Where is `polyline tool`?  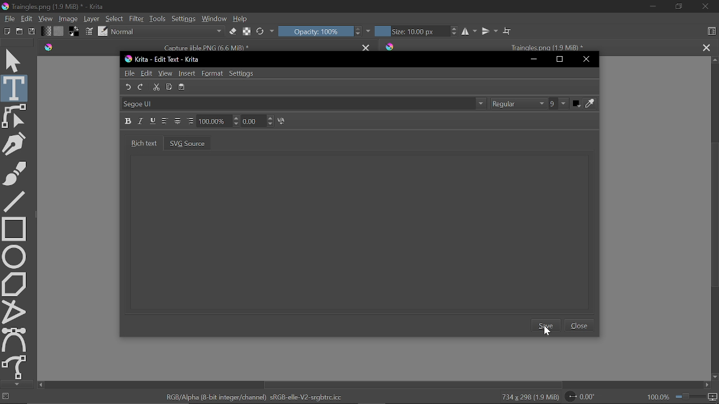 polyline tool is located at coordinates (15, 311).